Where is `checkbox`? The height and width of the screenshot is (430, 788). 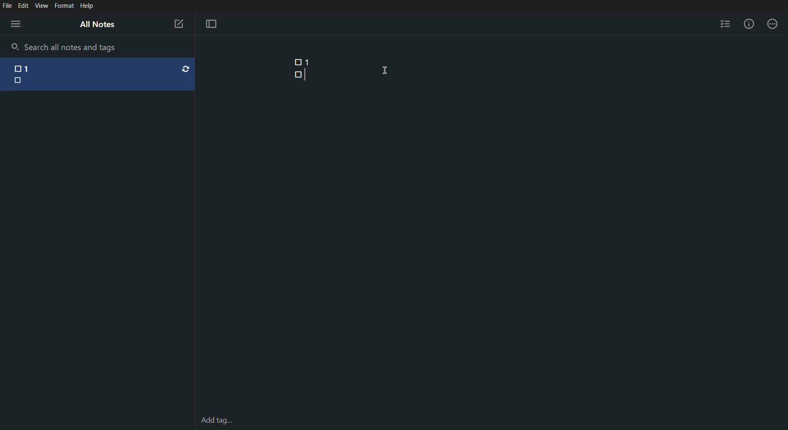 checkbox is located at coordinates (19, 80).